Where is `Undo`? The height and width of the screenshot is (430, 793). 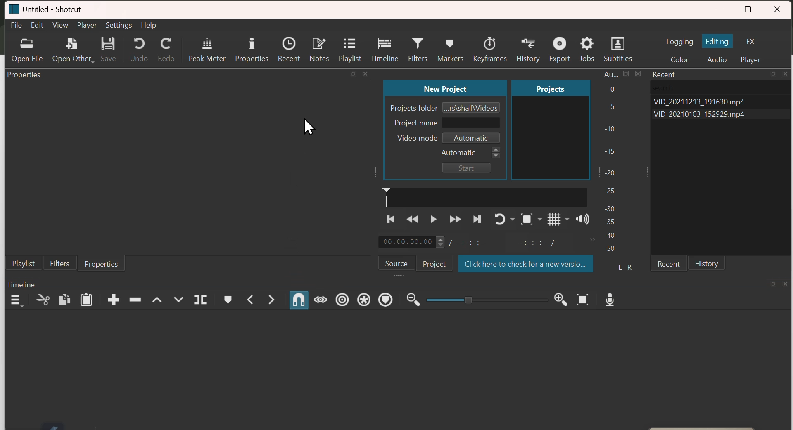
Undo is located at coordinates (135, 47).